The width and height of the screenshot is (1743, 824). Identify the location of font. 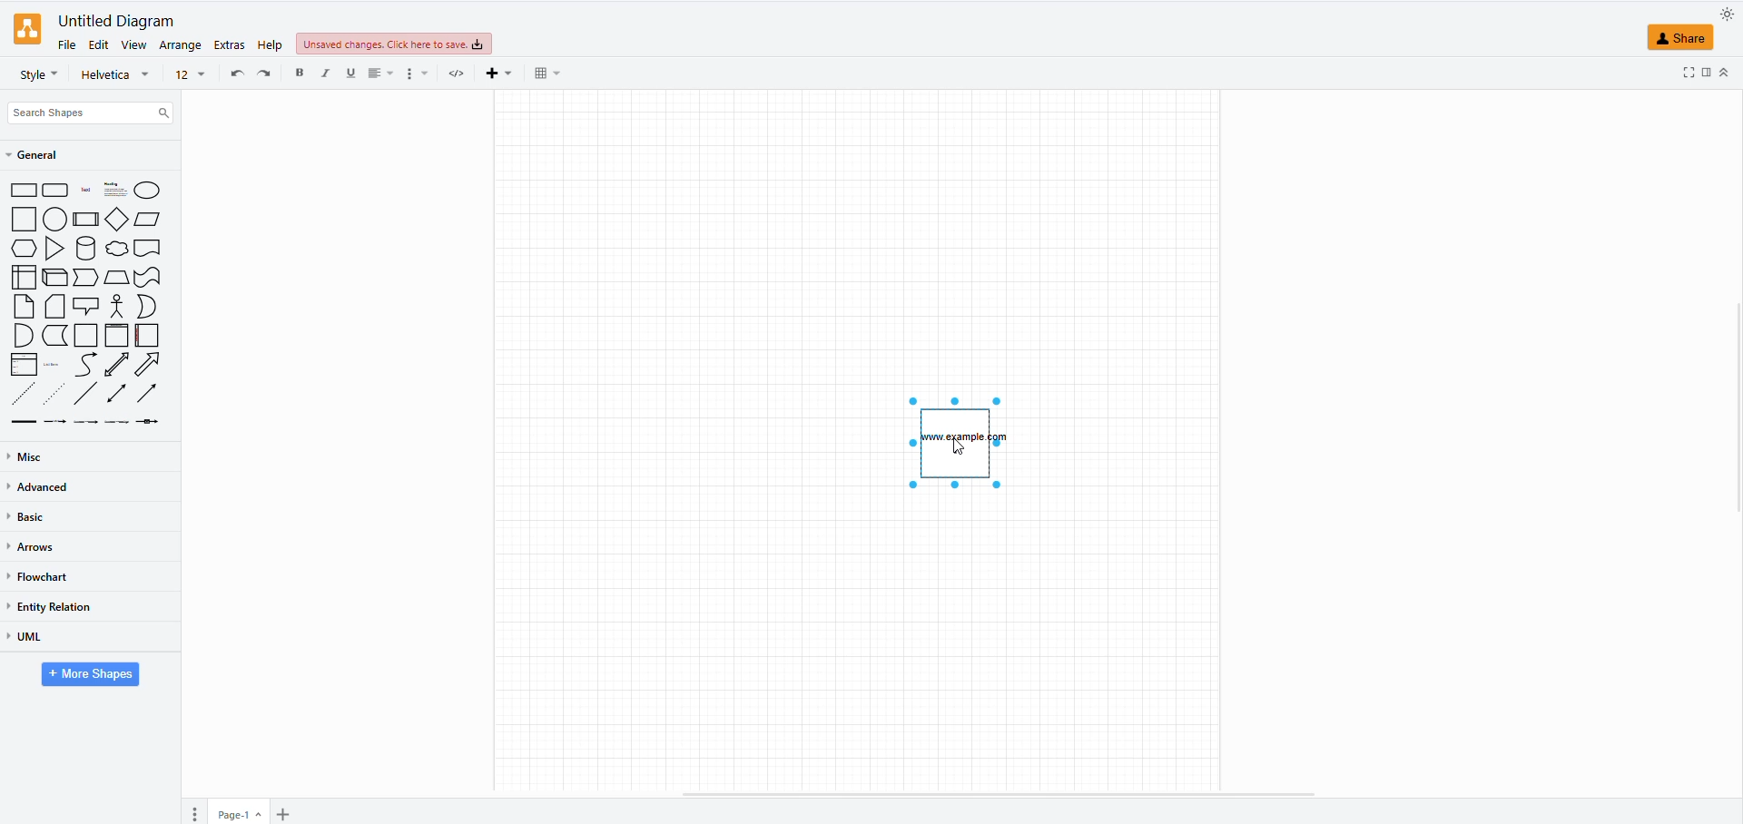
(115, 74).